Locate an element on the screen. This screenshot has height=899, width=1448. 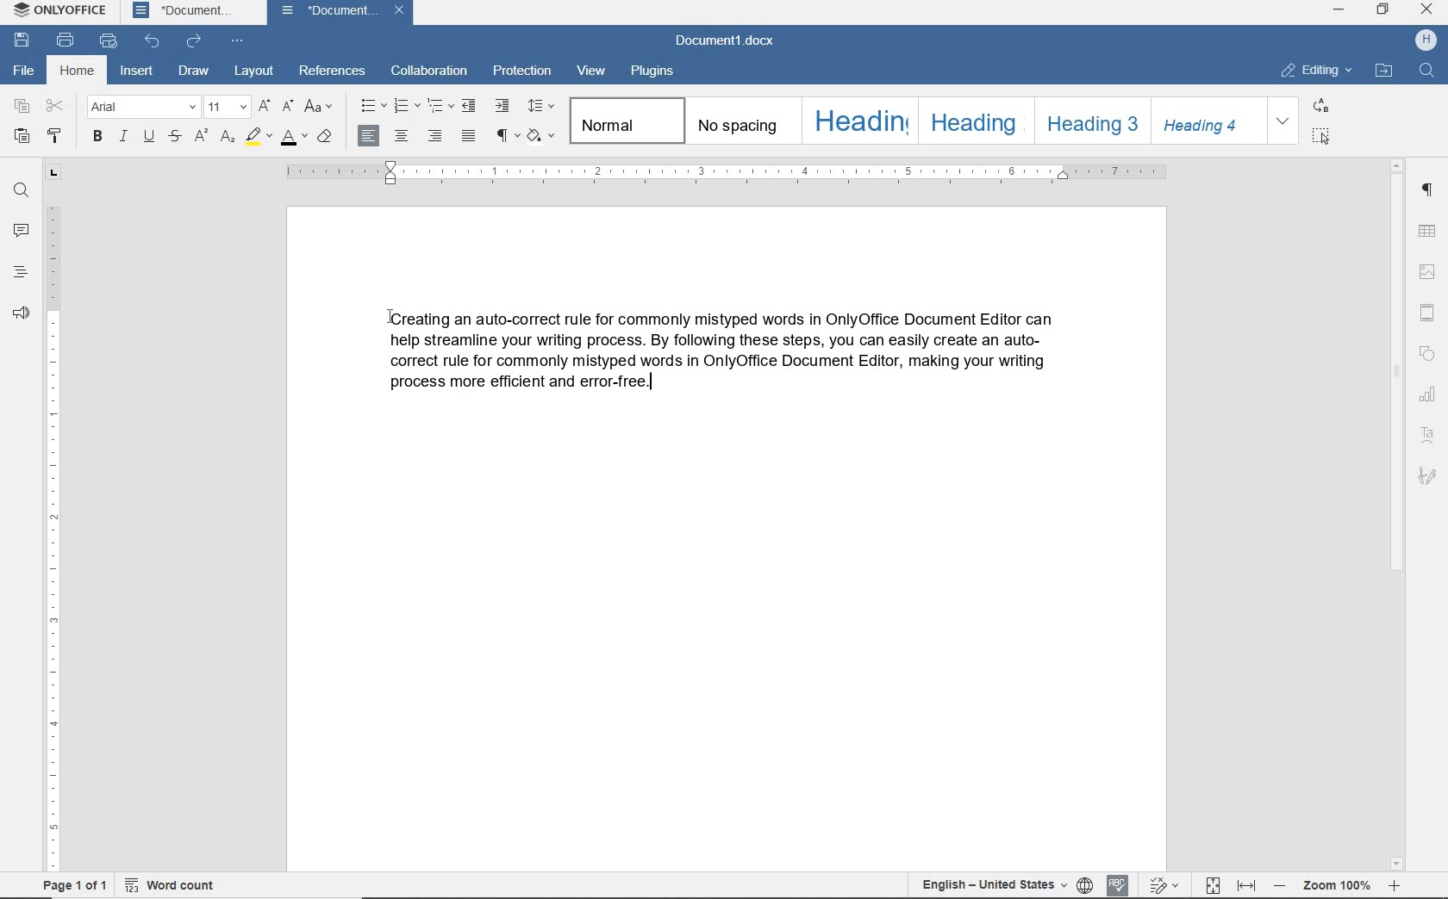
plugins is located at coordinates (654, 72).